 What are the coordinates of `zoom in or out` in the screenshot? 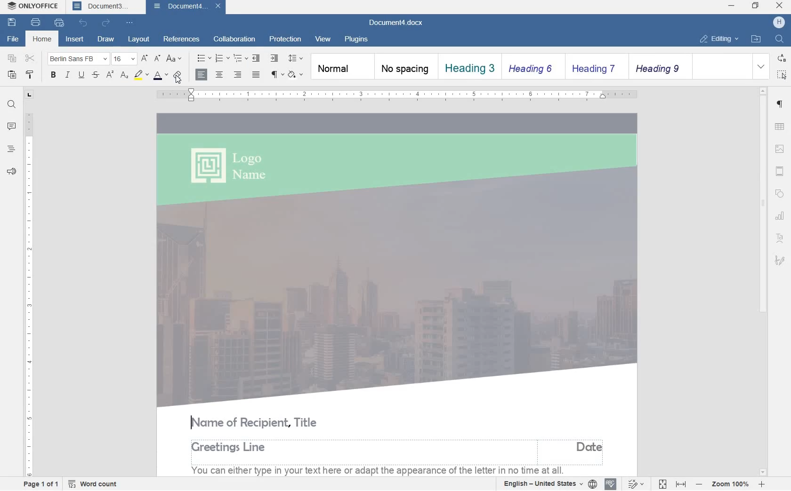 It's located at (731, 483).